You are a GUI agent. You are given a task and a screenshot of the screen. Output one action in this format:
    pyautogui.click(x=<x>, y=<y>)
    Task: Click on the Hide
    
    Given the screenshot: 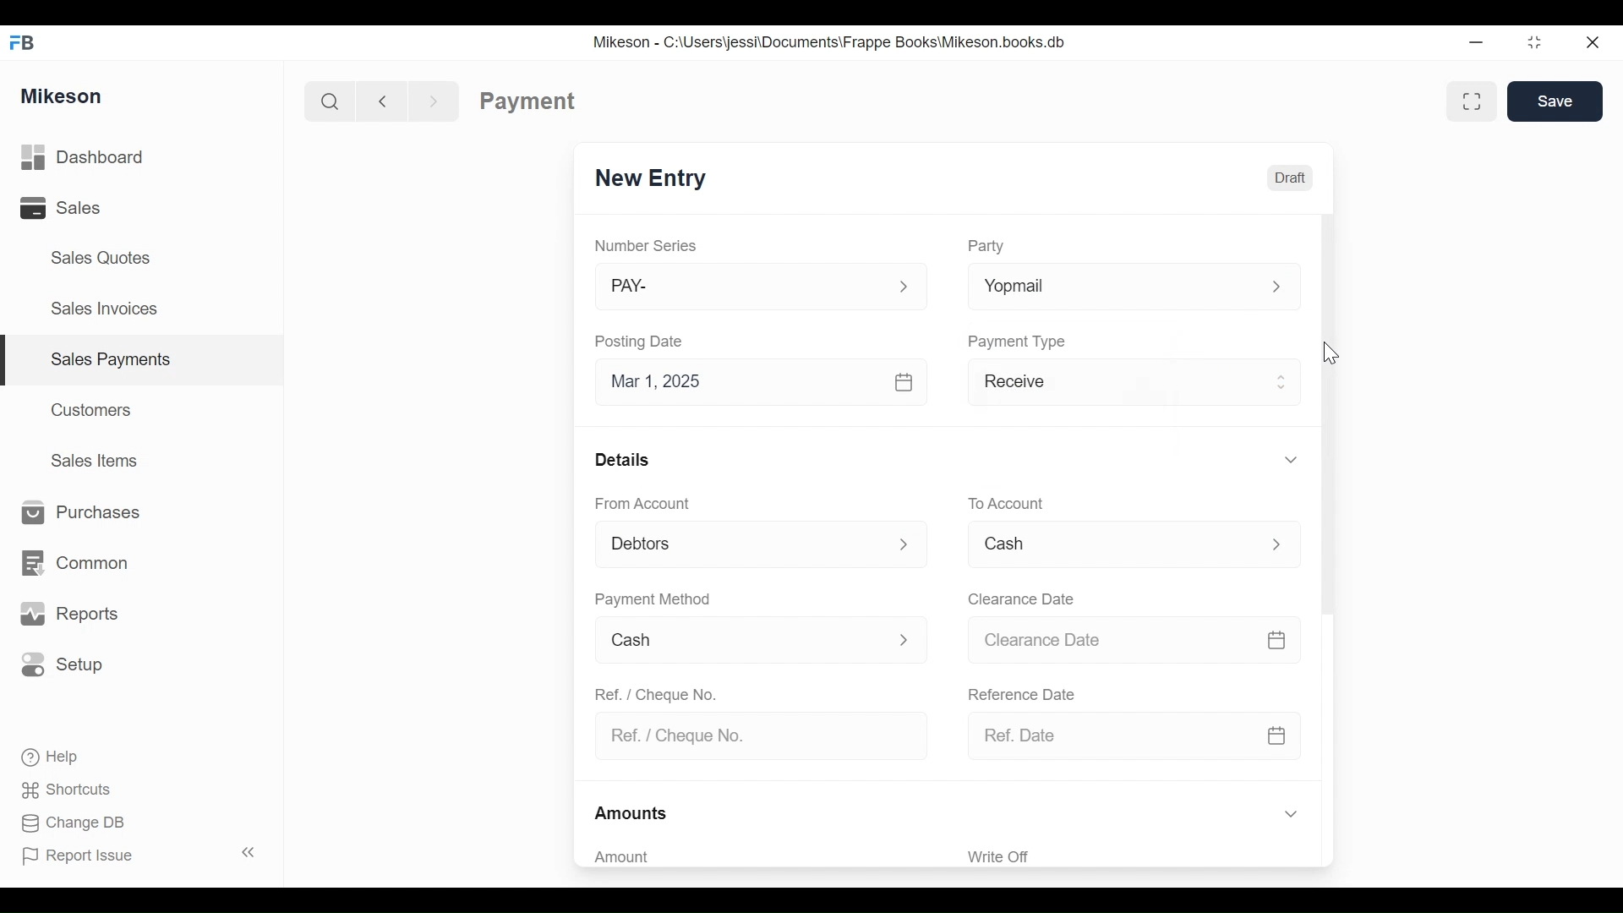 What is the action you would take?
    pyautogui.click(x=1289, y=812)
    